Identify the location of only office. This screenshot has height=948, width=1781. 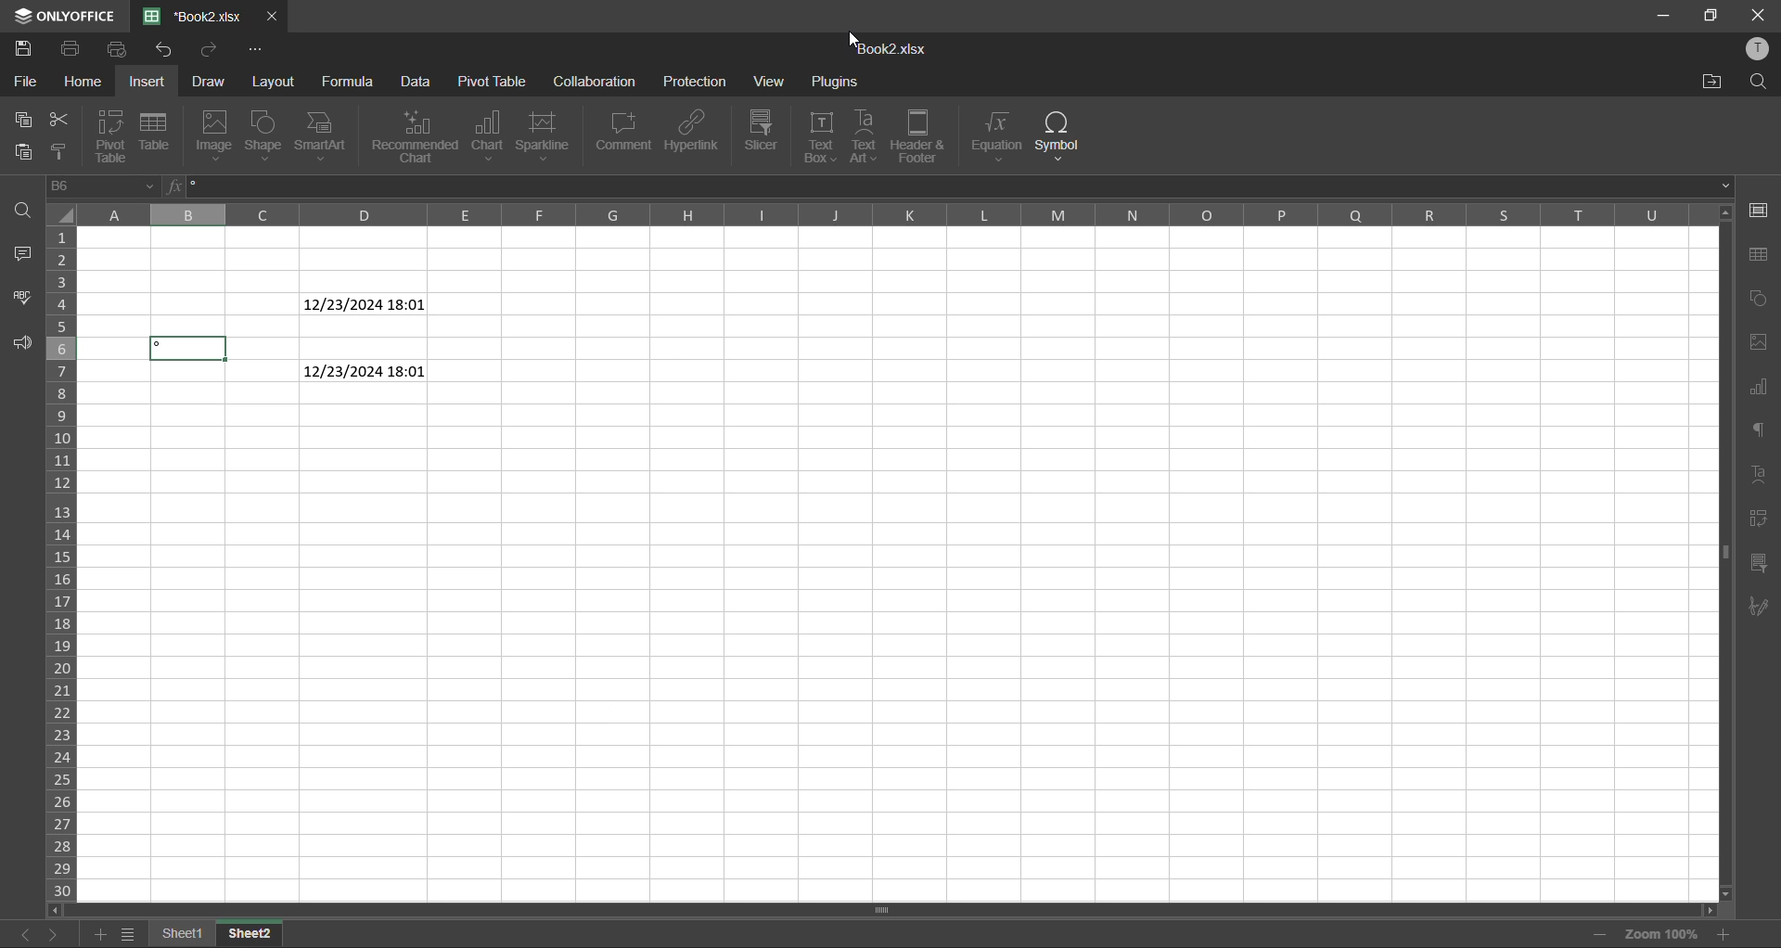
(62, 14).